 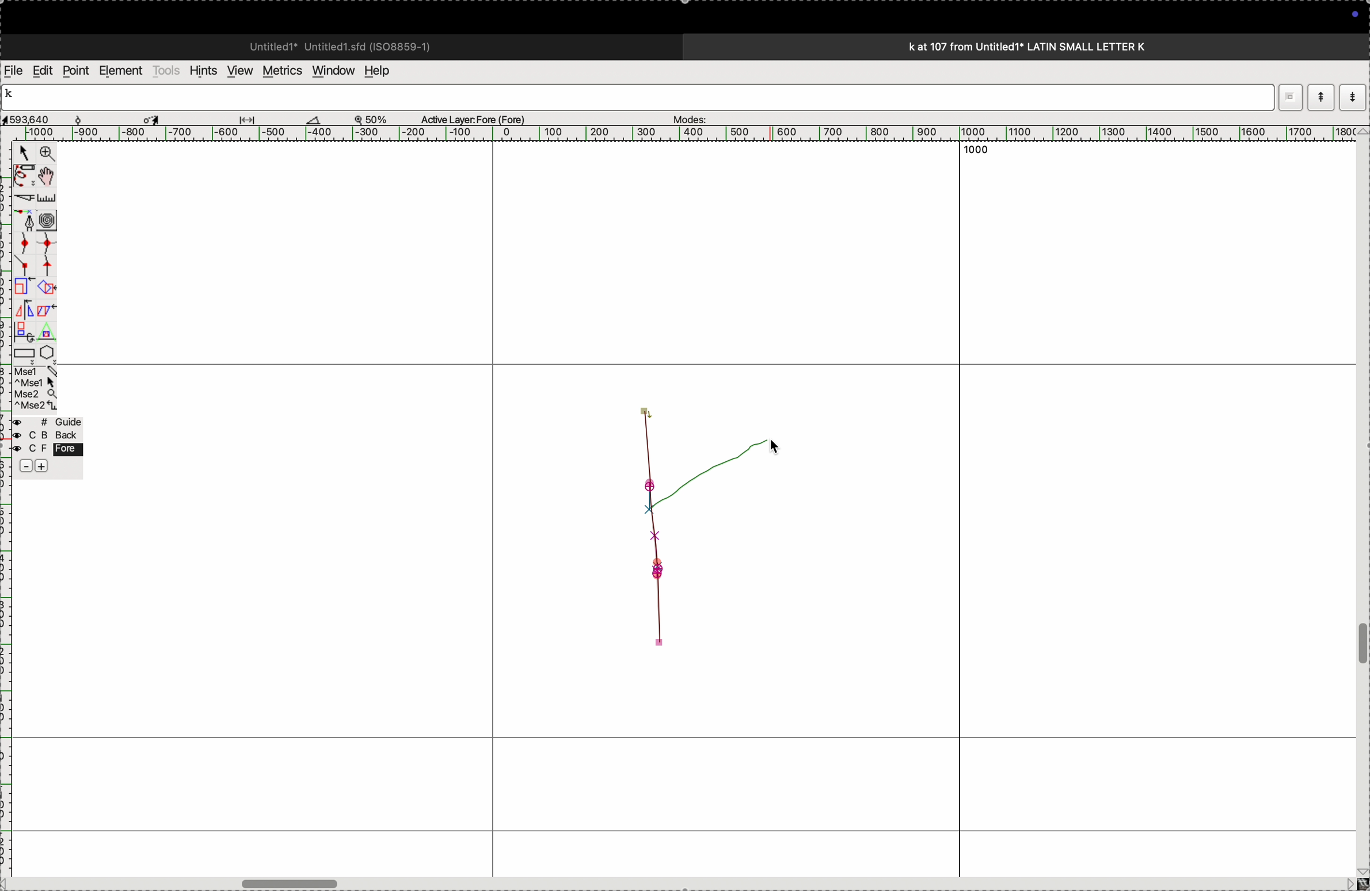 What do you see at coordinates (1288, 92) in the screenshot?
I see `restore down` at bounding box center [1288, 92].